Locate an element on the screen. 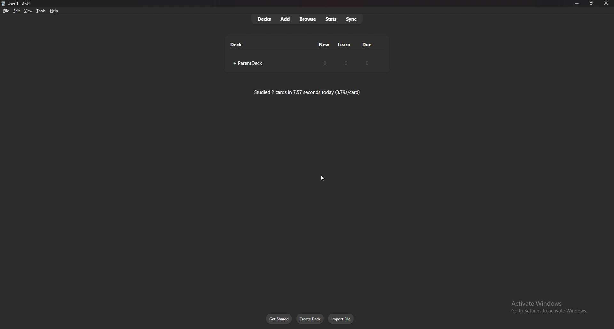  minimize is located at coordinates (577, 4).